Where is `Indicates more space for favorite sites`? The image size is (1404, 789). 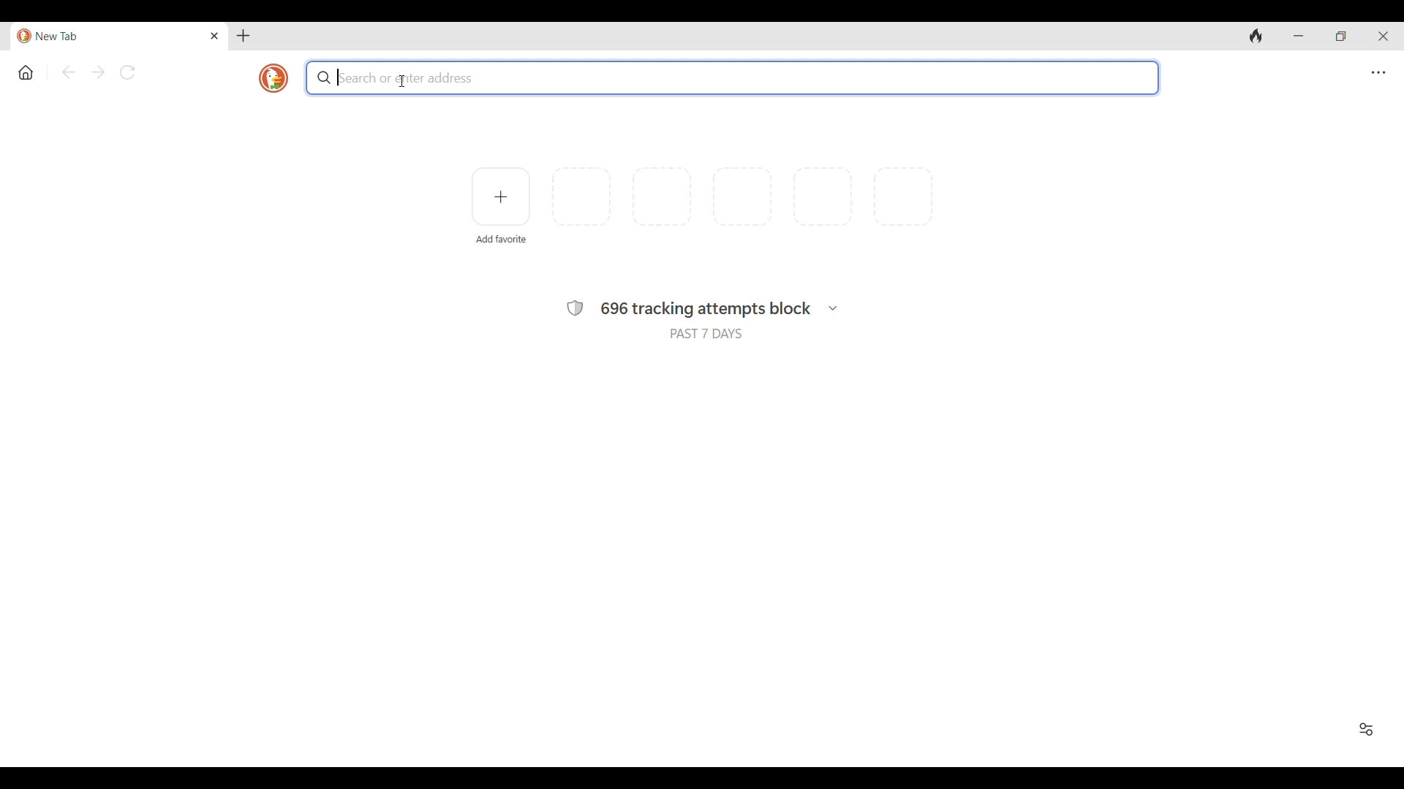
Indicates more space for favorite sites is located at coordinates (742, 197).